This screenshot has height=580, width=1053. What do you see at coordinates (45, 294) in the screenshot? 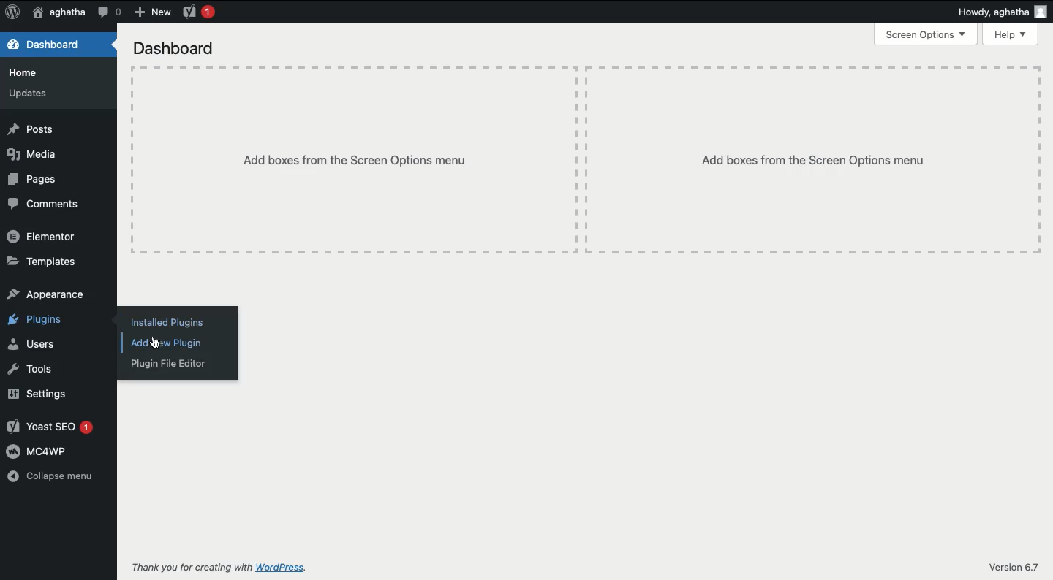
I see `Appearance` at bounding box center [45, 294].